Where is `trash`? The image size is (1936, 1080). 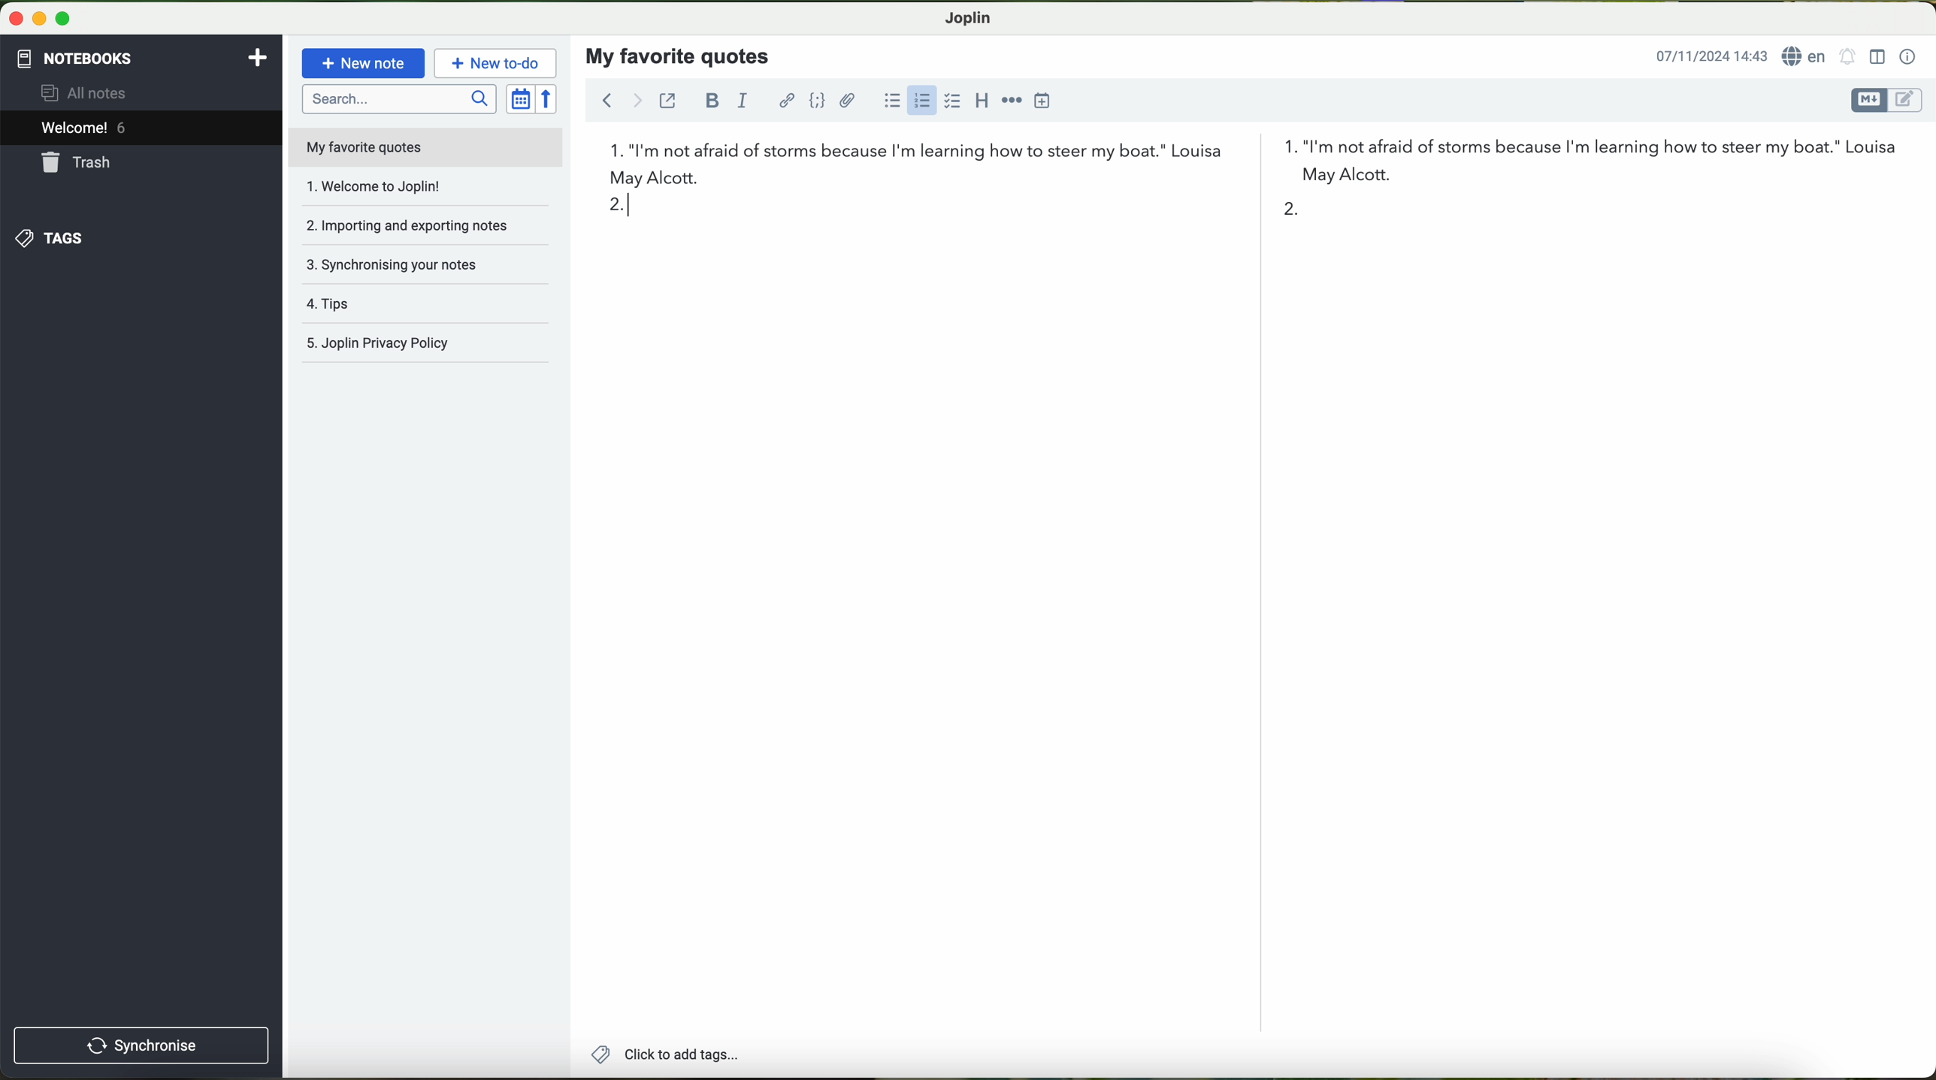
trash is located at coordinates (143, 164).